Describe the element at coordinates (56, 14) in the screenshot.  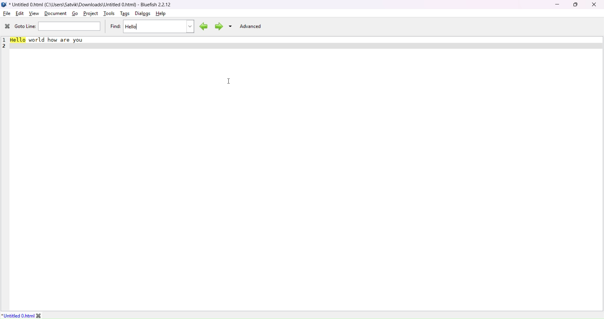
I see `document` at that location.